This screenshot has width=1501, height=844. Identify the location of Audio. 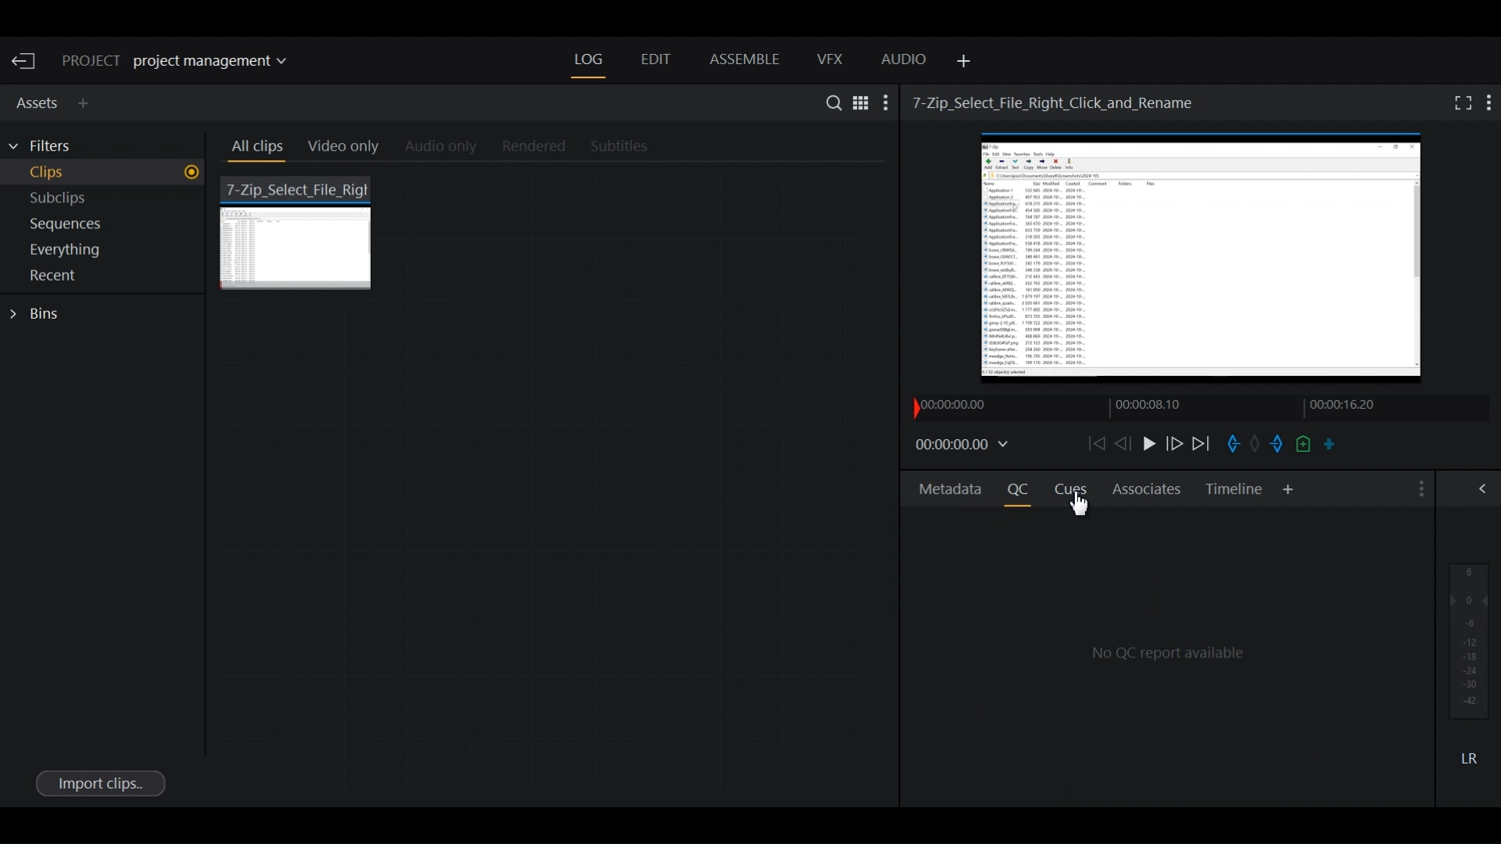
(905, 62).